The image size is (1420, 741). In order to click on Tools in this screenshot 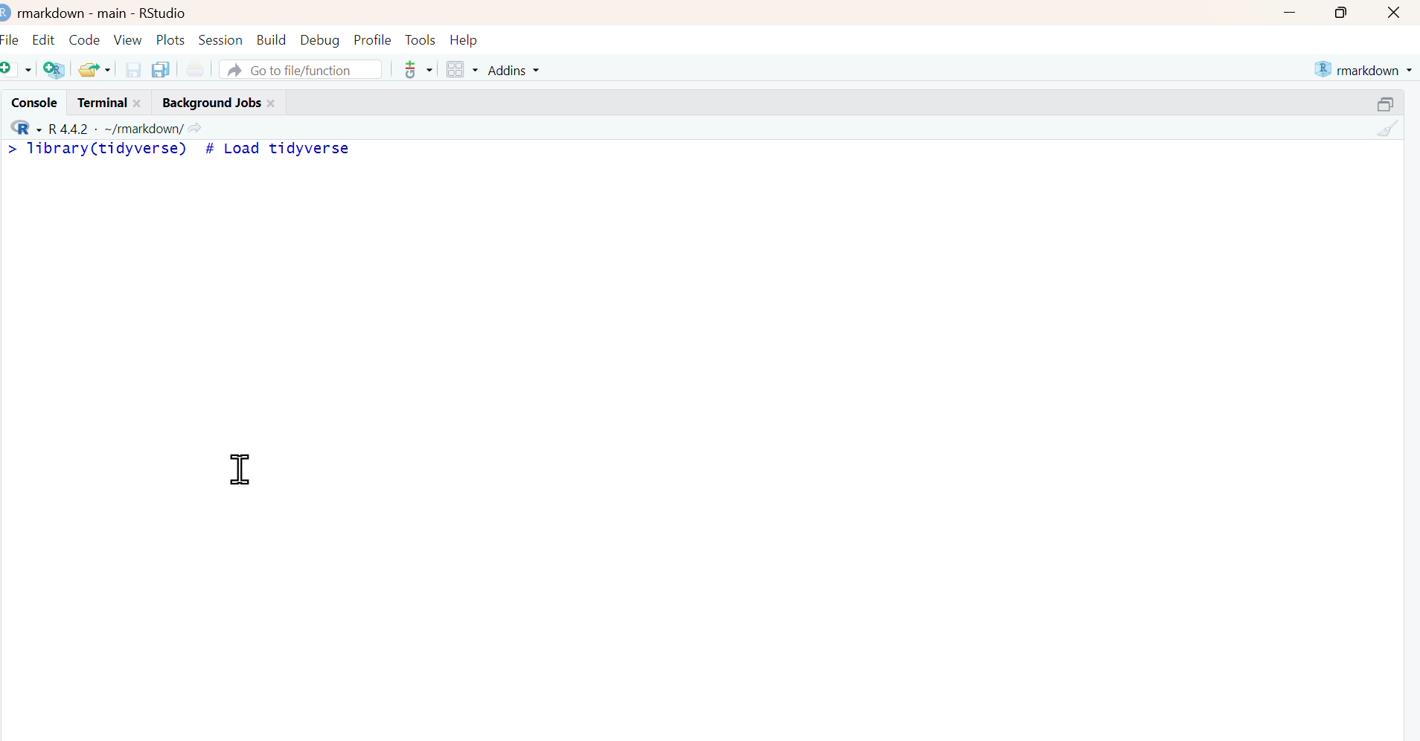, I will do `click(420, 38)`.